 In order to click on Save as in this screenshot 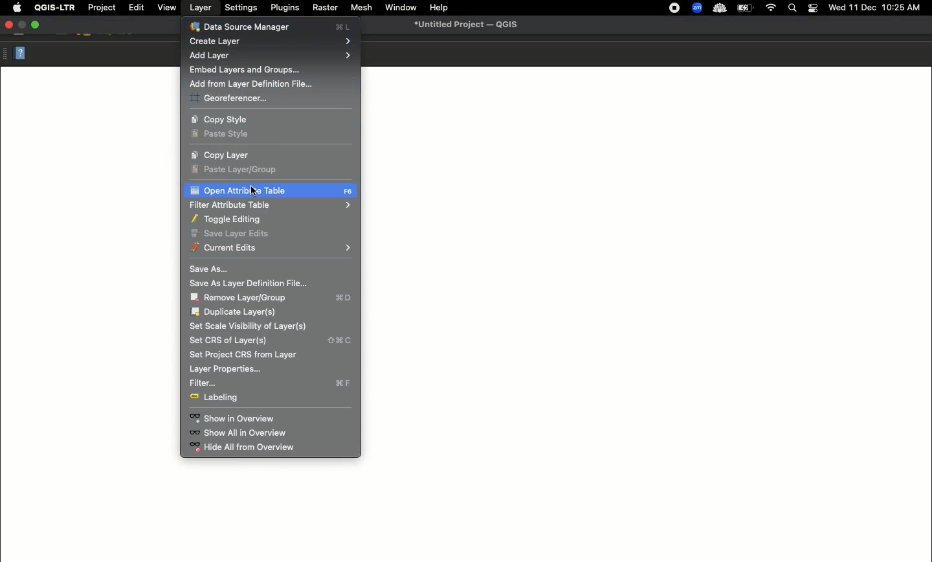, I will do `click(210, 268)`.